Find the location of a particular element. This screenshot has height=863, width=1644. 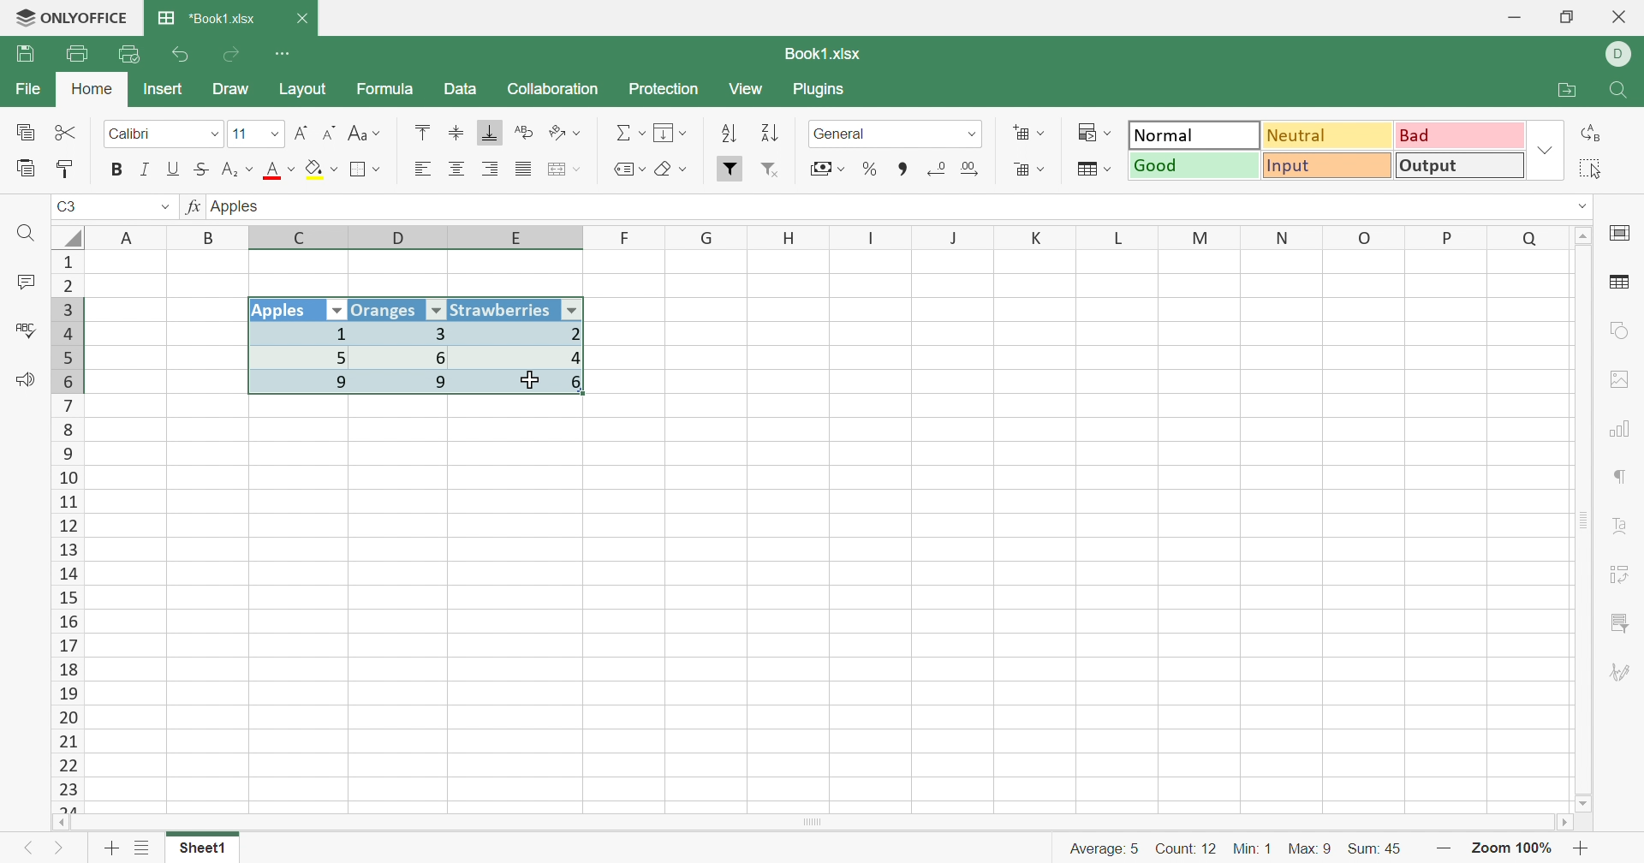

Next is located at coordinates (60, 852).